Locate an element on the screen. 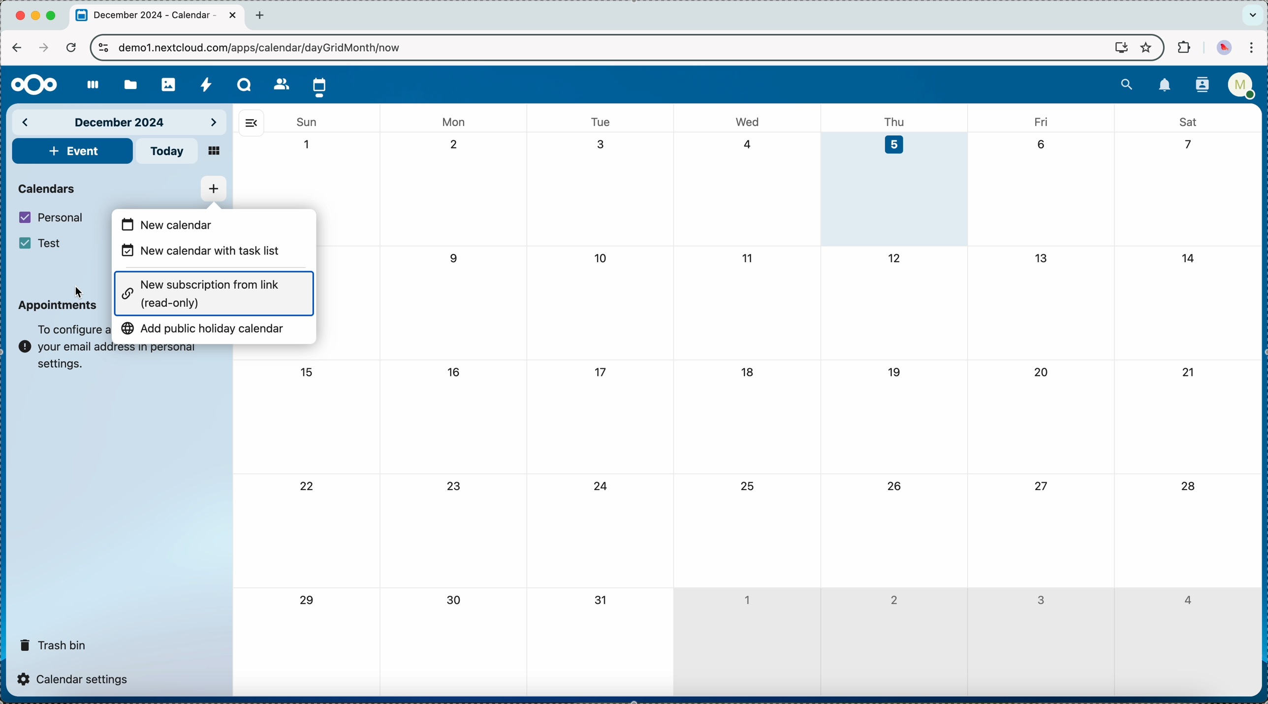 This screenshot has height=704, width=1268. click on add new calendar is located at coordinates (213, 189).